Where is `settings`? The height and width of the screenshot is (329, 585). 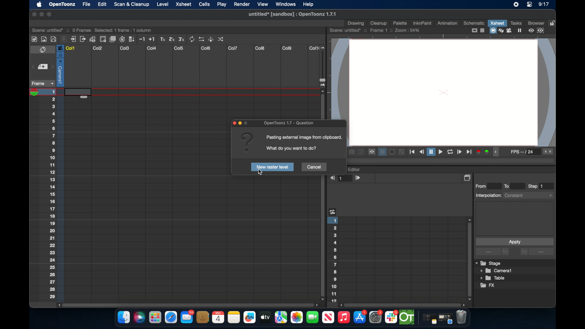
settings is located at coordinates (376, 317).